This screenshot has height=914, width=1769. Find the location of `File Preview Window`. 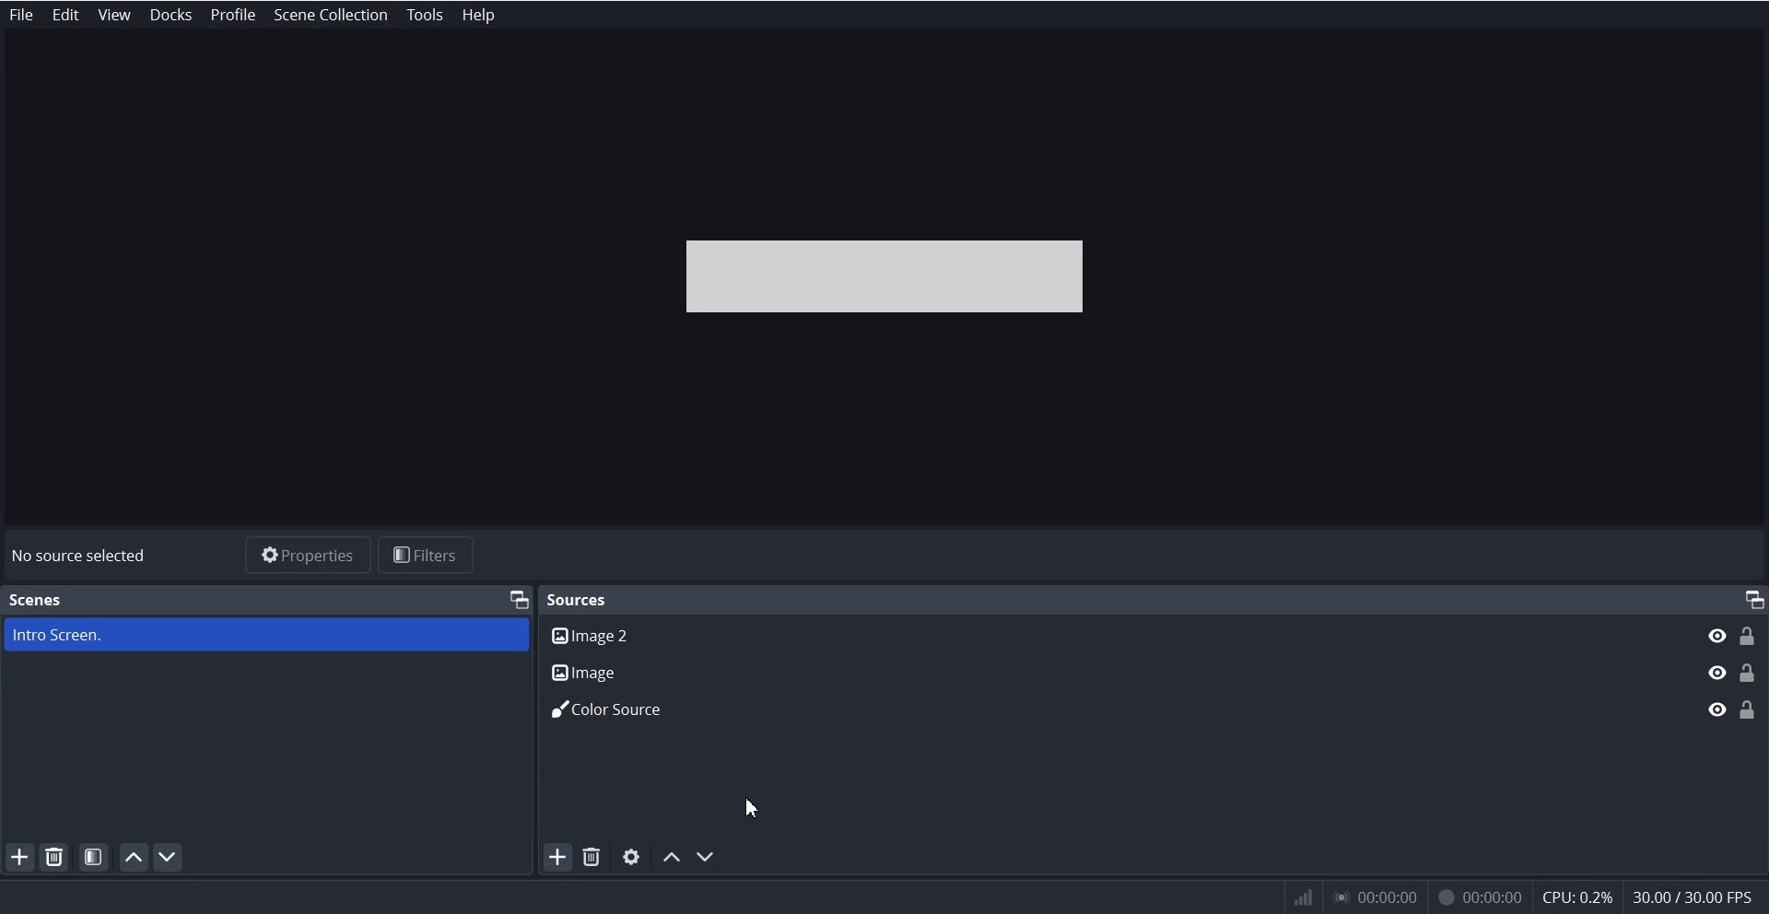

File Preview Window is located at coordinates (891, 275).